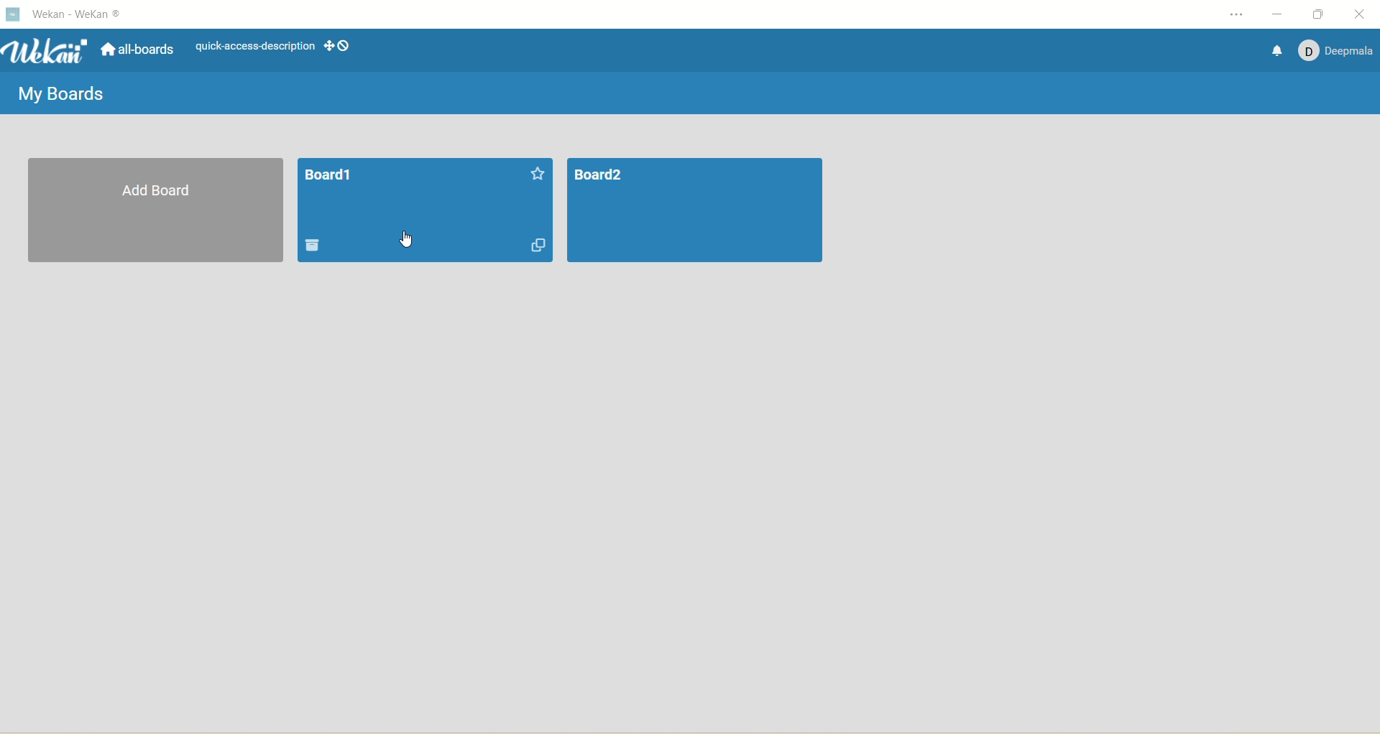 This screenshot has width=1380, height=734. What do you see at coordinates (346, 46) in the screenshot?
I see `Show-desktop-drag-handles` at bounding box center [346, 46].